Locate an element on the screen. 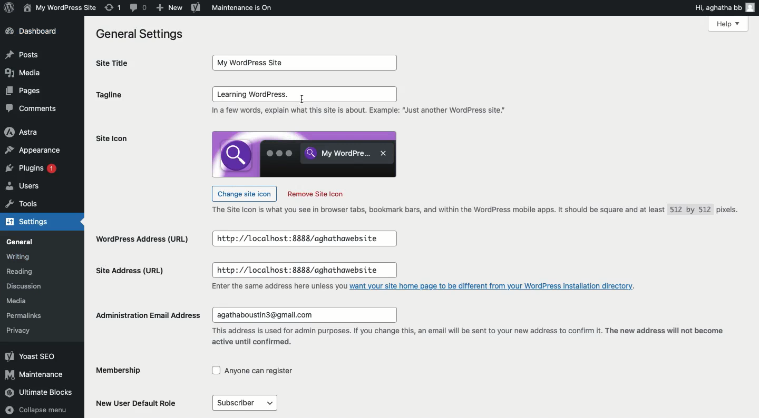 This screenshot has width=759, height=418. Wordpress address is located at coordinates (142, 240).